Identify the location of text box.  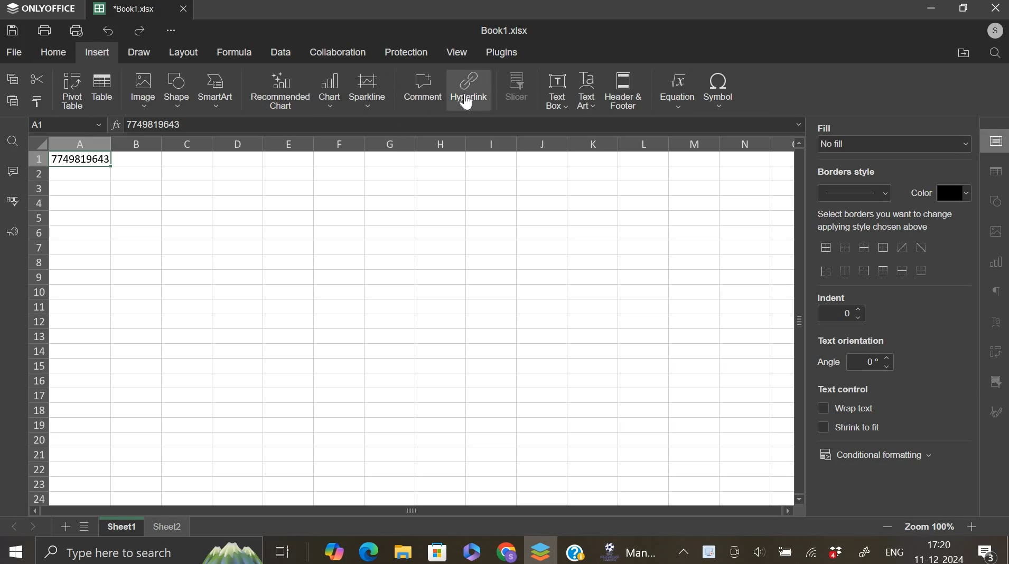
(556, 90).